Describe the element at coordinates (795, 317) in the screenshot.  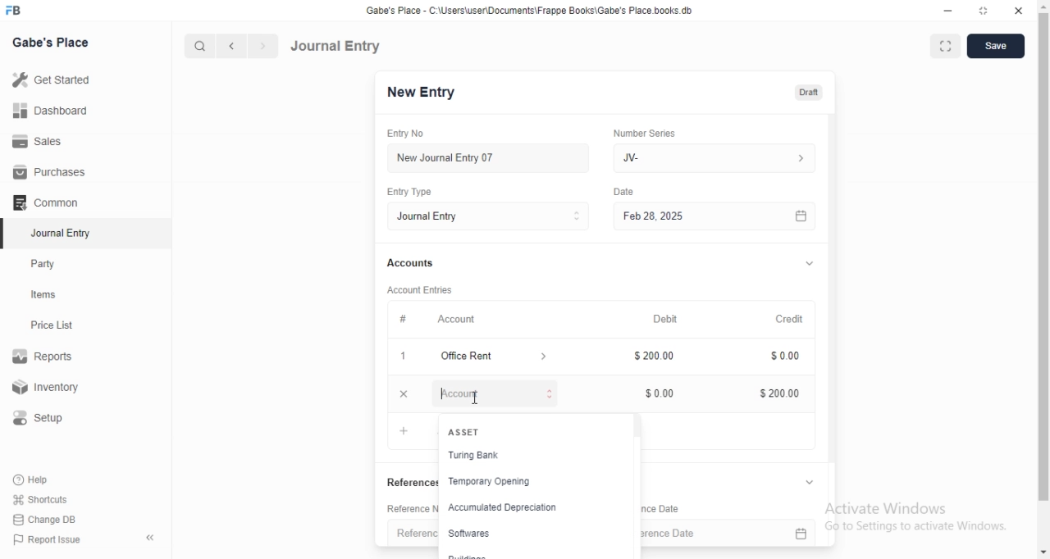
I see `Credit` at that location.